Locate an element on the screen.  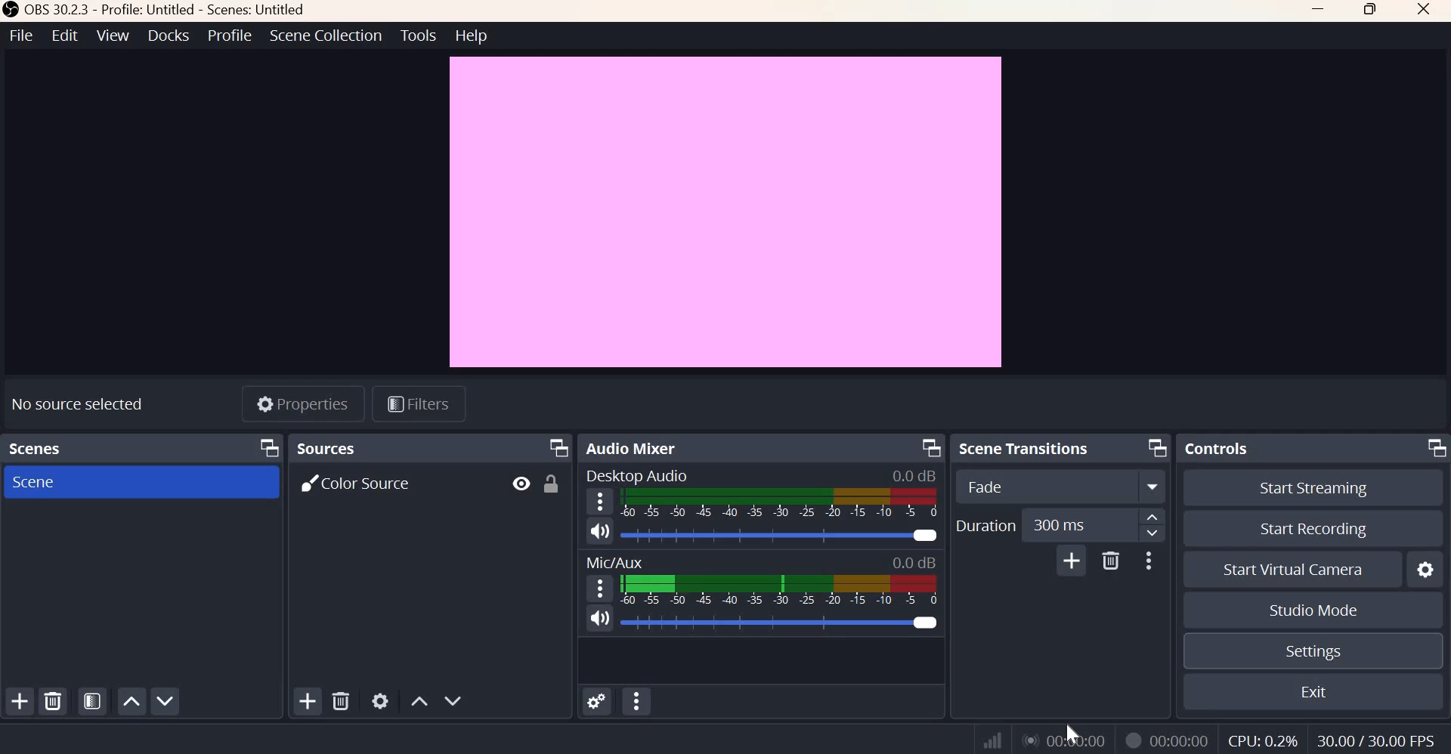
hamburger menu is located at coordinates (601, 588).